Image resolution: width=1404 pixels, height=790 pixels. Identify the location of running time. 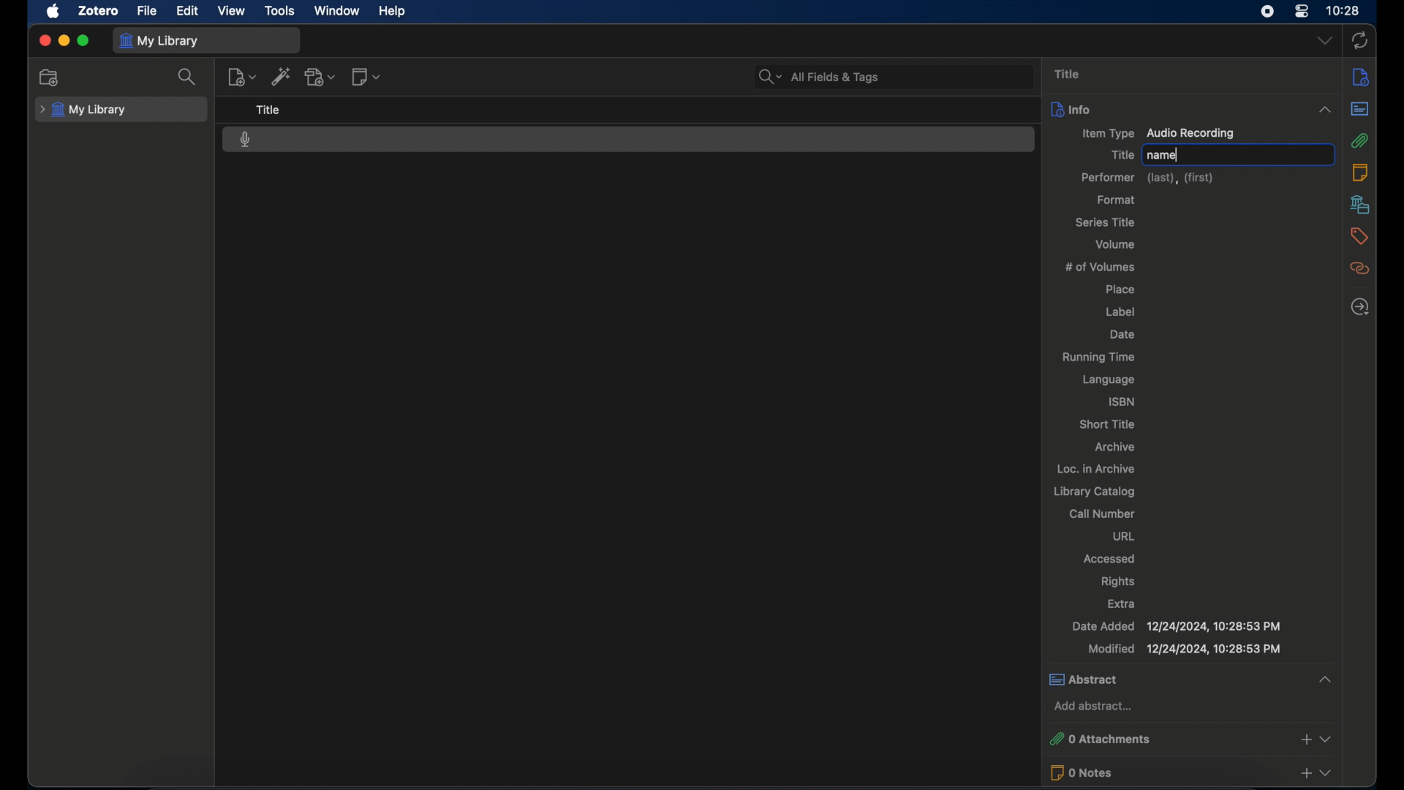
(1098, 358).